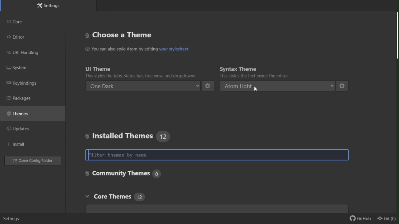 The image size is (399, 224). Describe the element at coordinates (214, 202) in the screenshot. I see `Core themes` at that location.